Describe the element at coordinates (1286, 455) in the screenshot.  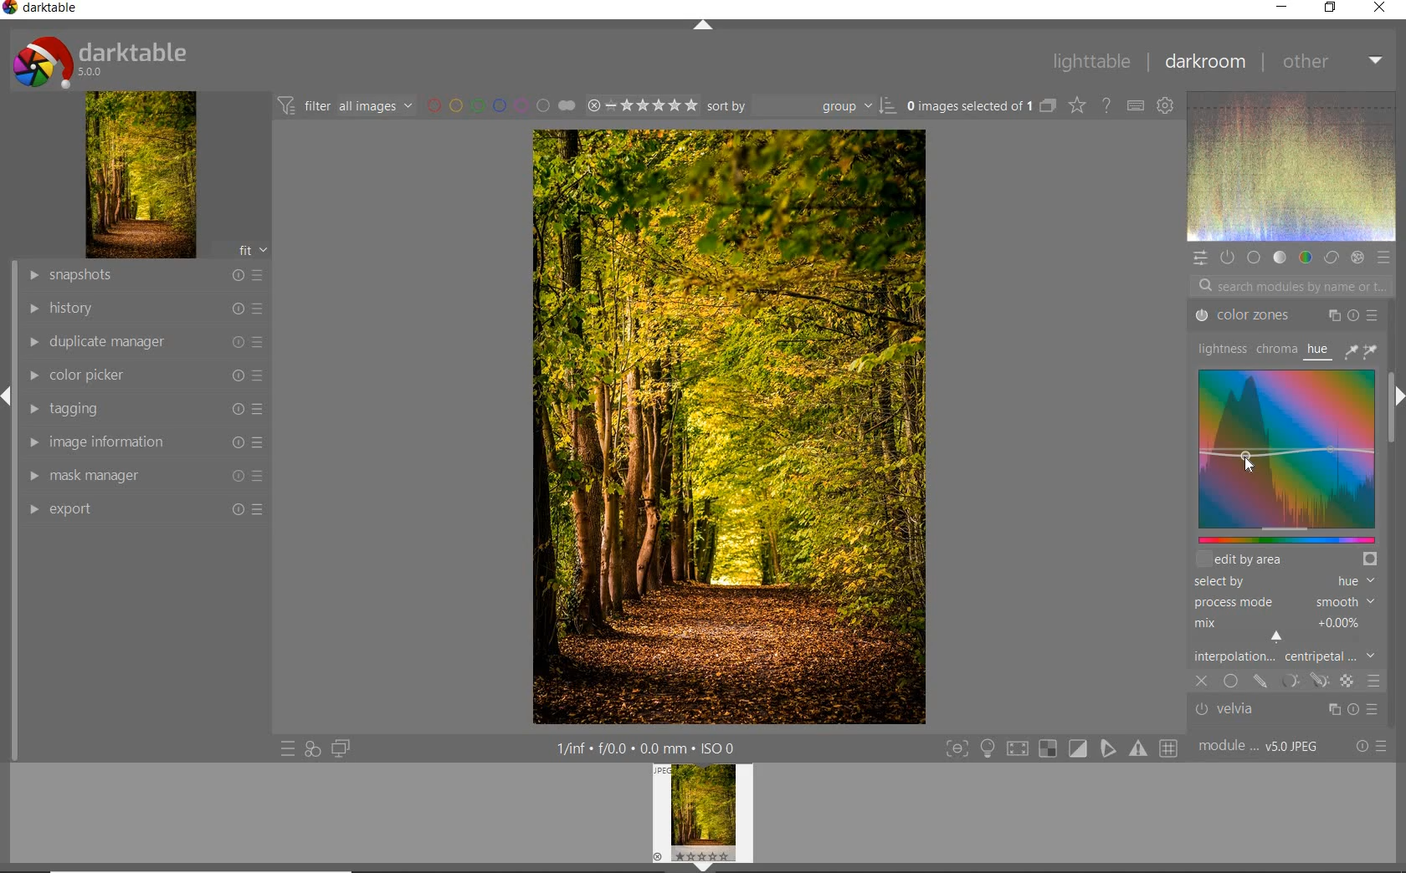
I see `color zones map` at that location.